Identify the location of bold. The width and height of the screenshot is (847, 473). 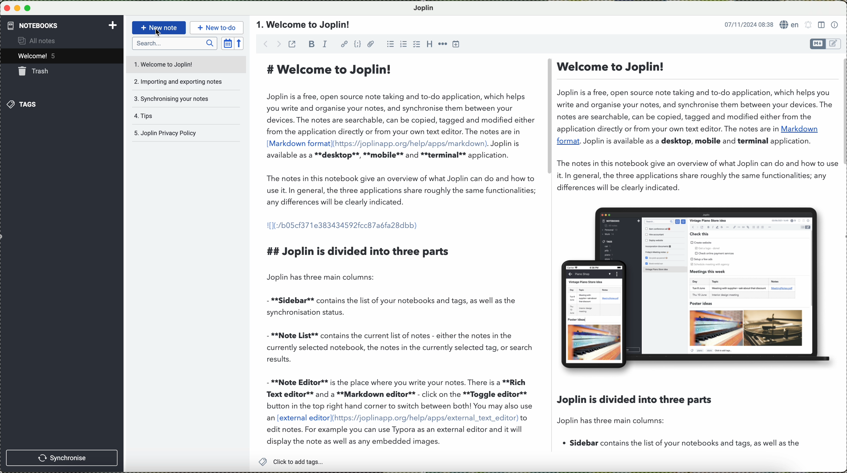
(312, 44).